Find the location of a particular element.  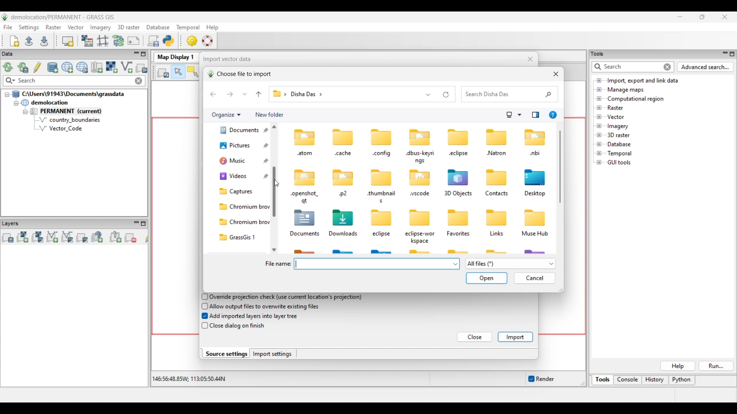

checkbox is located at coordinates (203, 316).